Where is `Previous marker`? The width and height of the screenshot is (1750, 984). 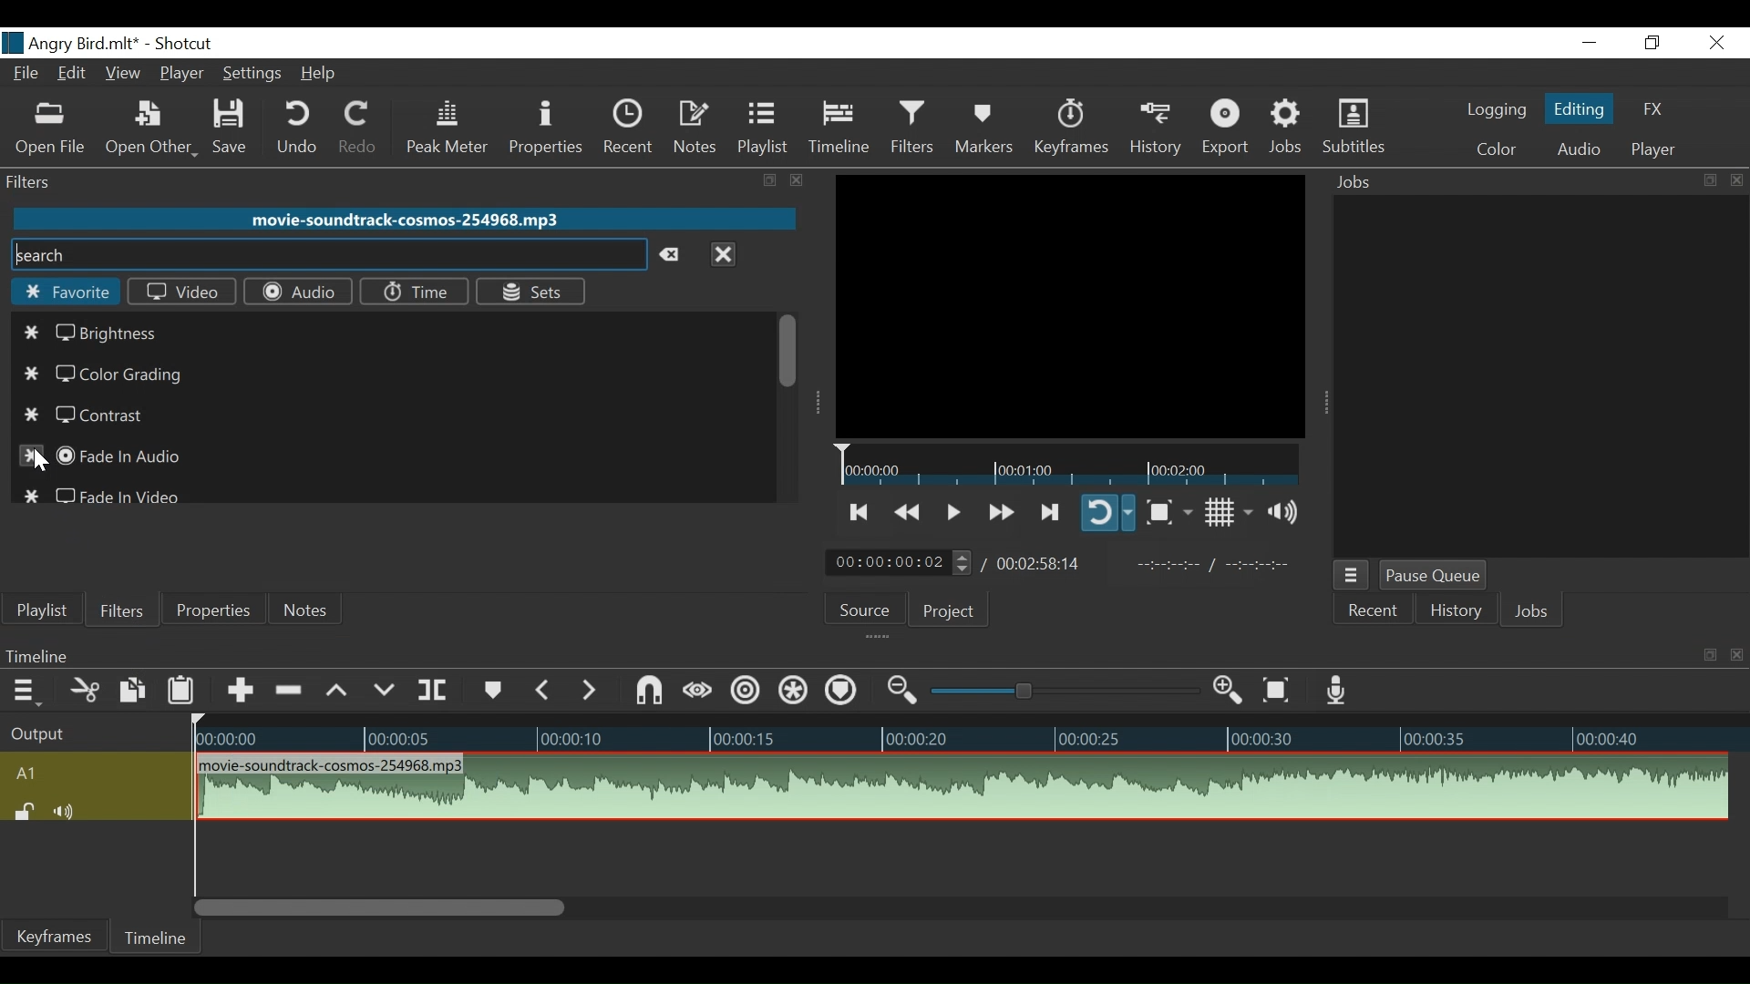
Previous marker is located at coordinates (544, 689).